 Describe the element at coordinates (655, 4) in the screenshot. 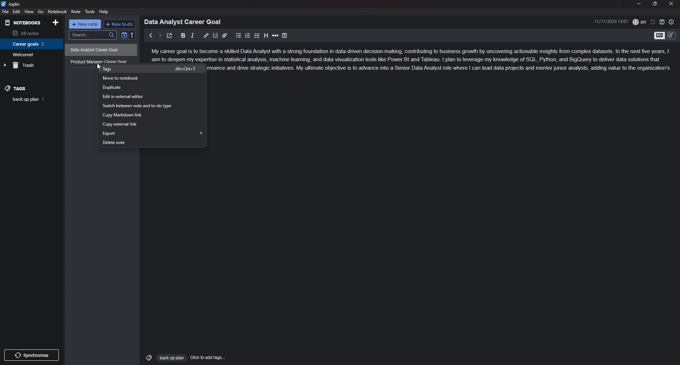

I see `resize` at that location.